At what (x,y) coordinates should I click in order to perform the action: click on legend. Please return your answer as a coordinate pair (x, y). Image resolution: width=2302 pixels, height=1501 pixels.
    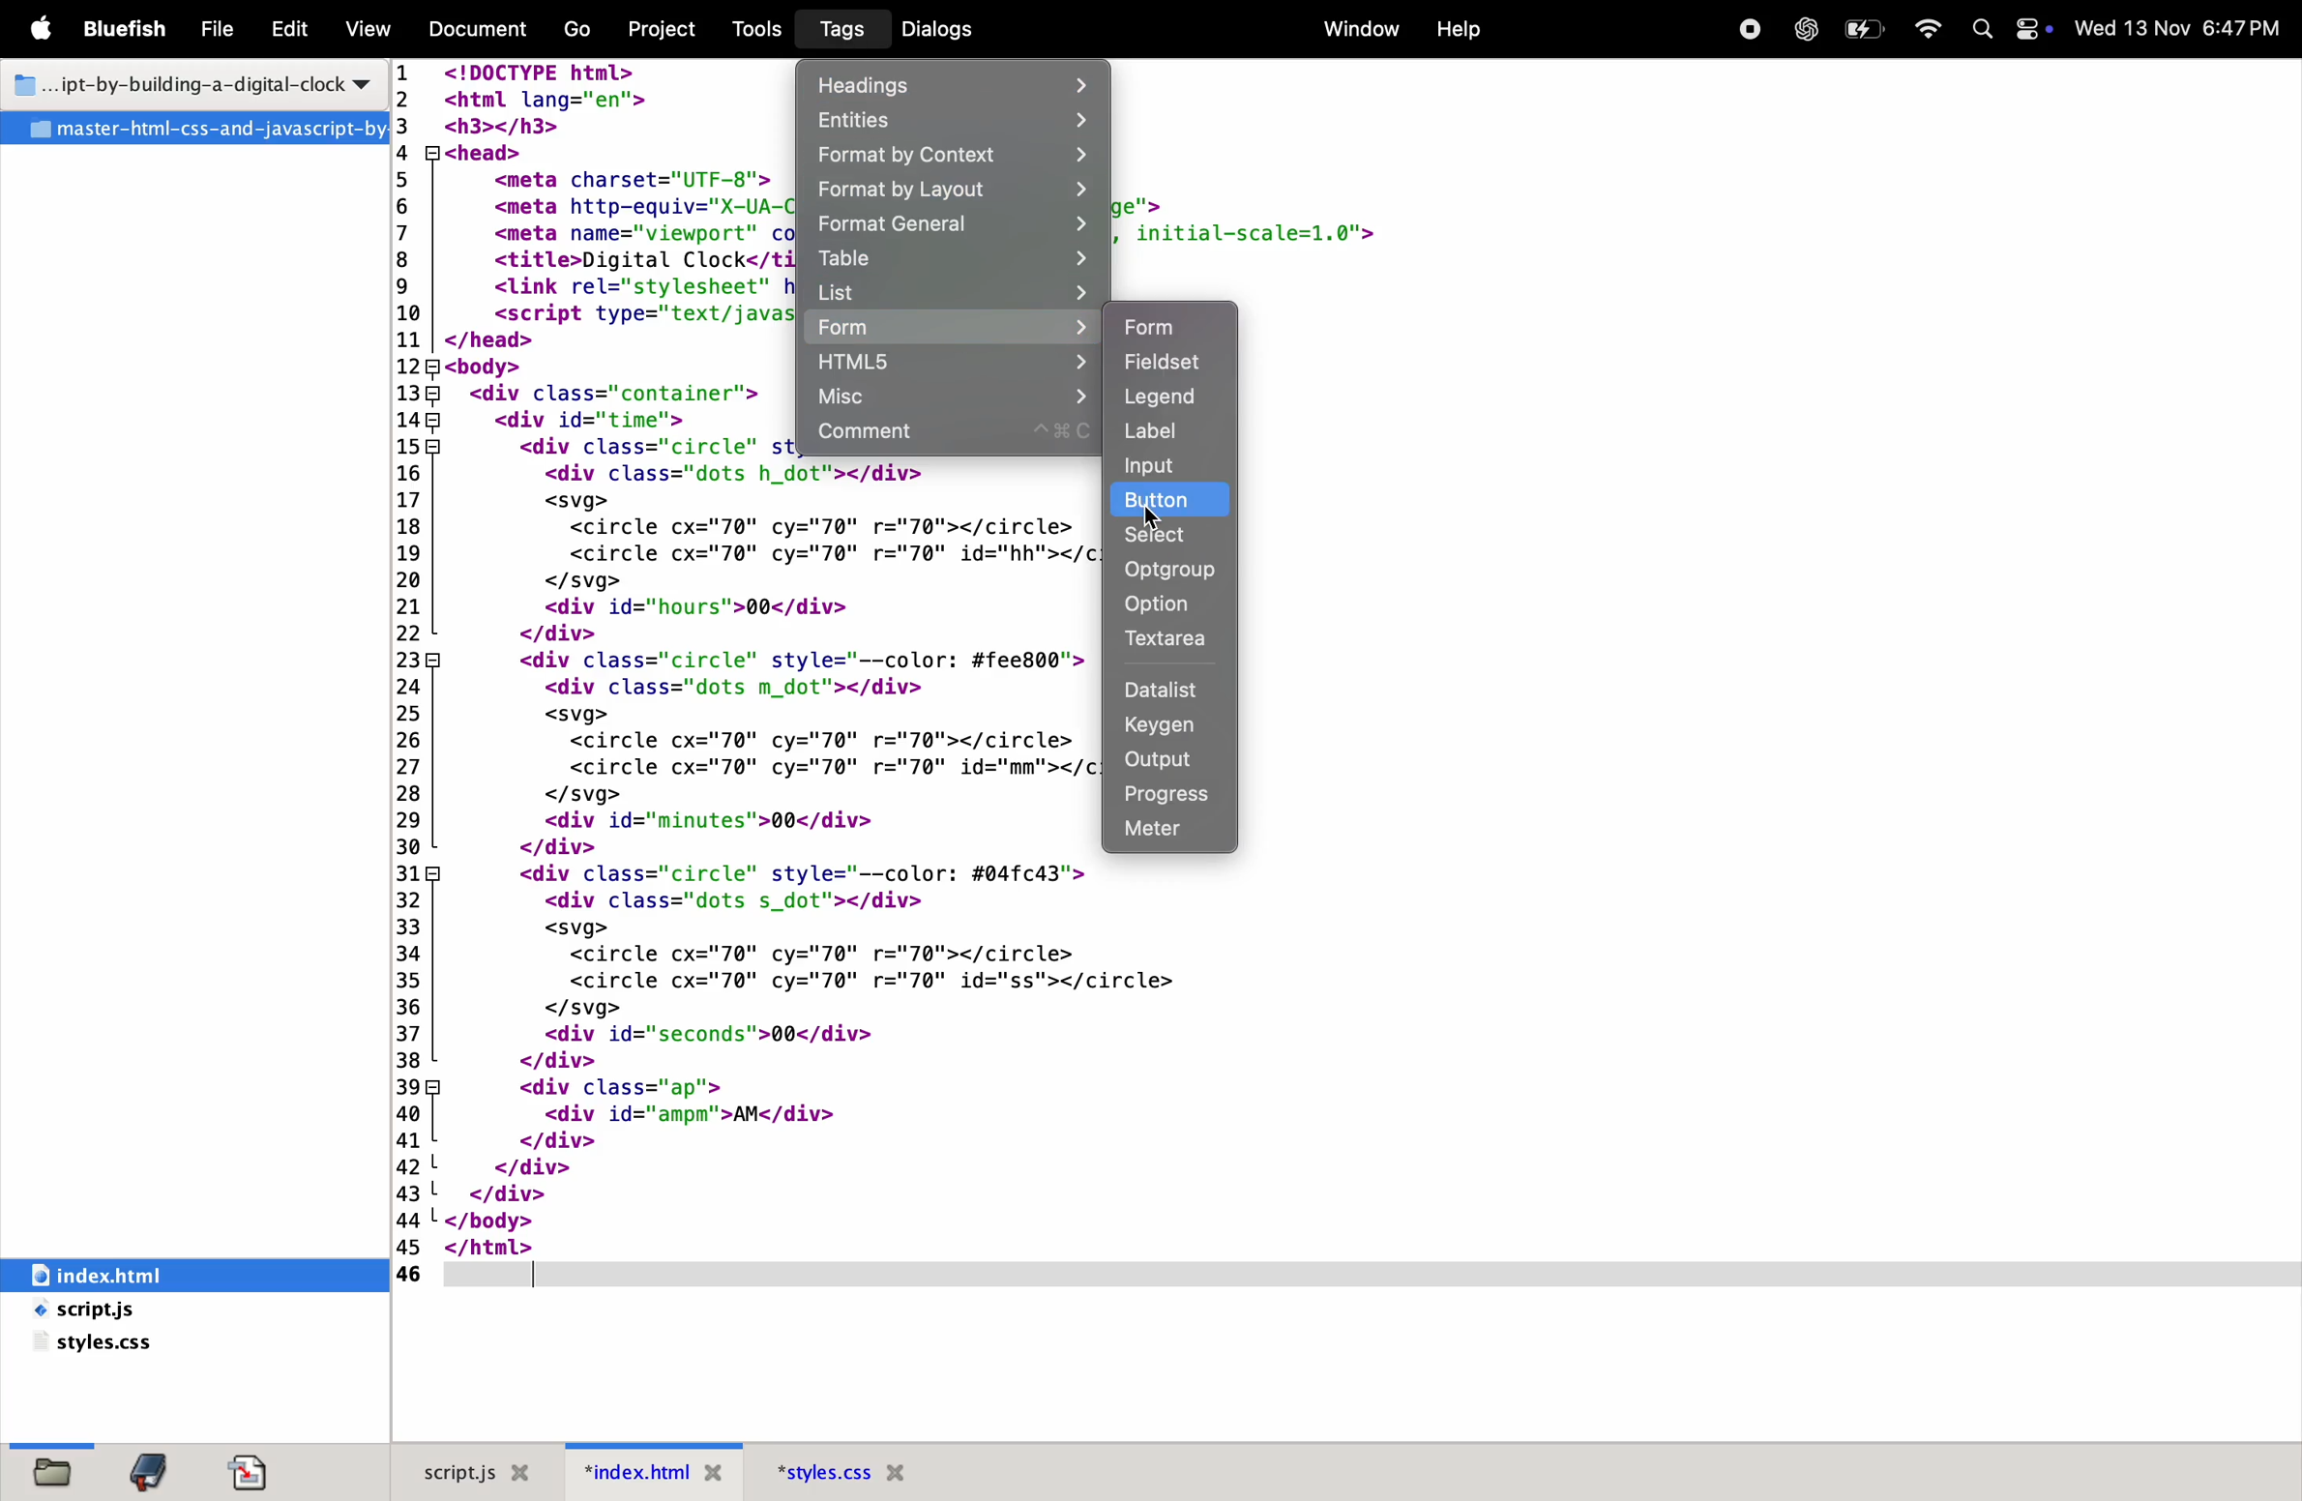
    Looking at the image, I should click on (1165, 397).